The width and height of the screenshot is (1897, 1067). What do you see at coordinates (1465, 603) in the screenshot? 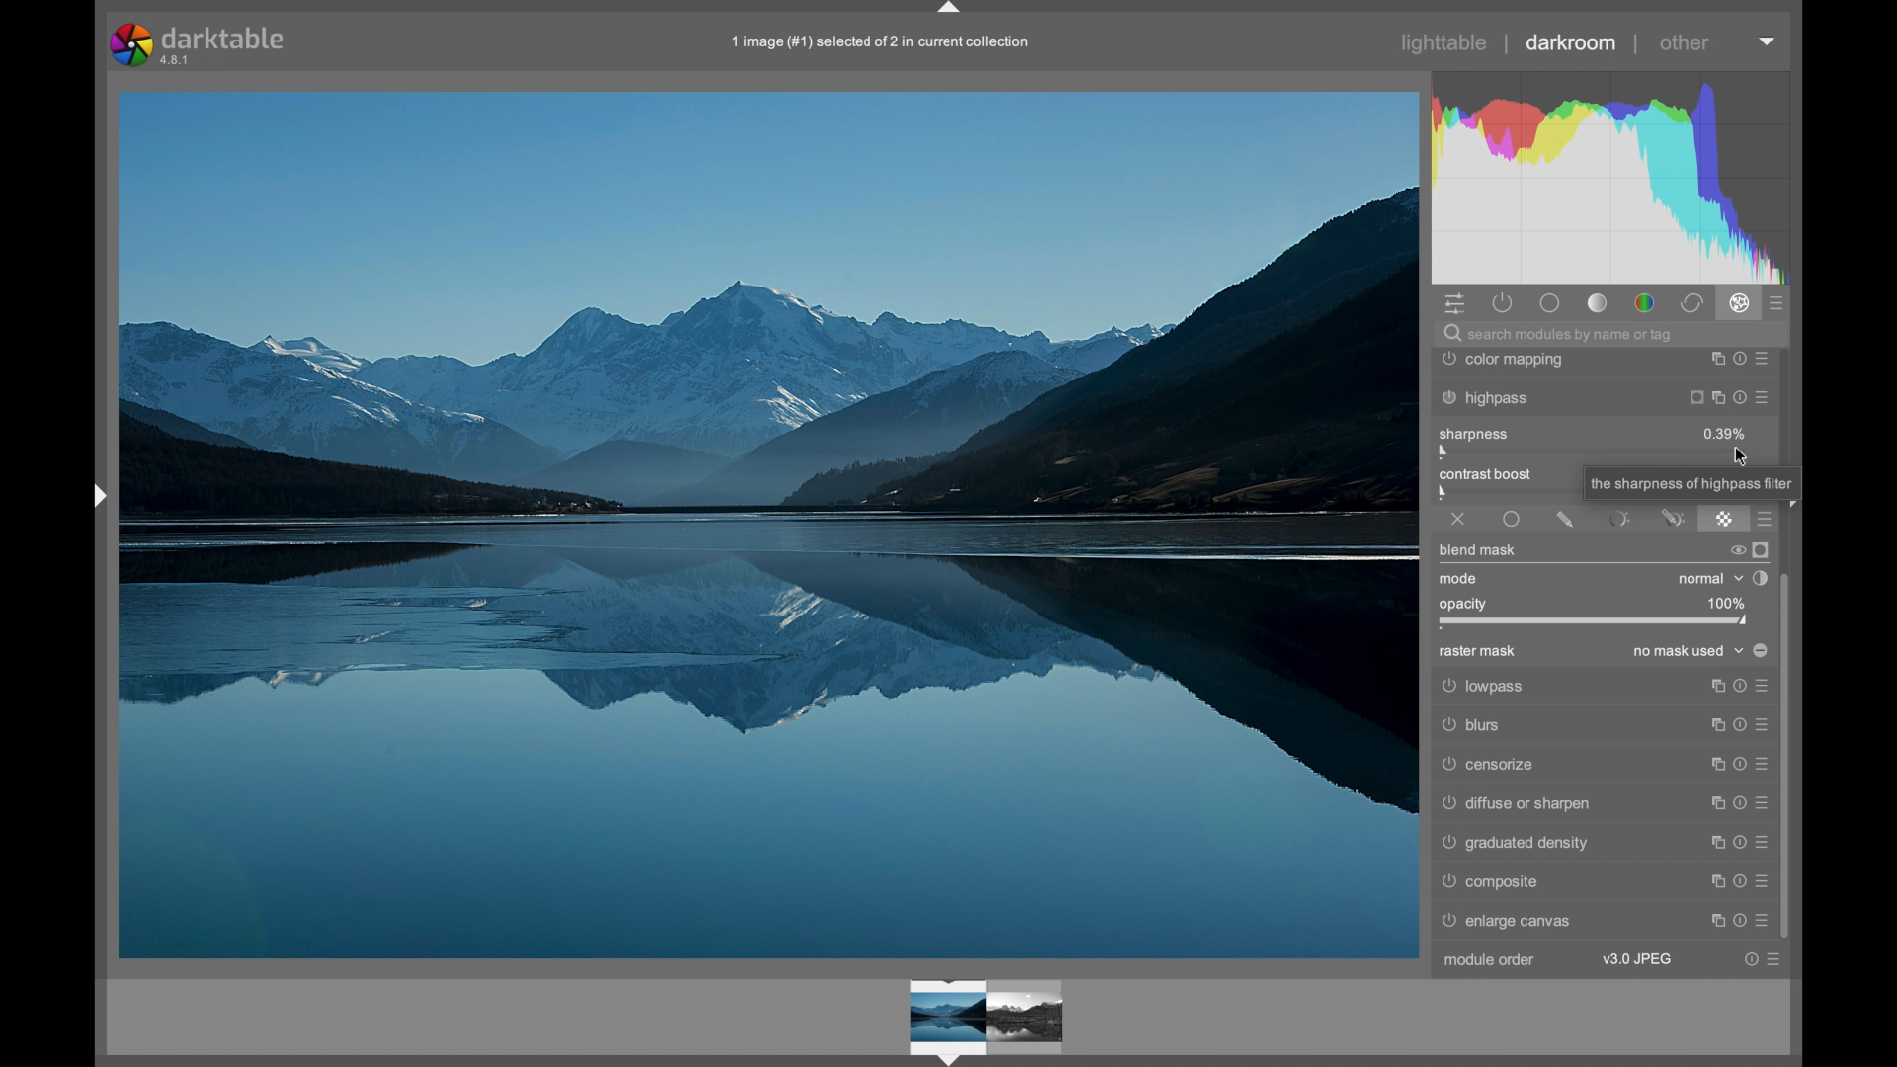
I see `opacity` at bounding box center [1465, 603].